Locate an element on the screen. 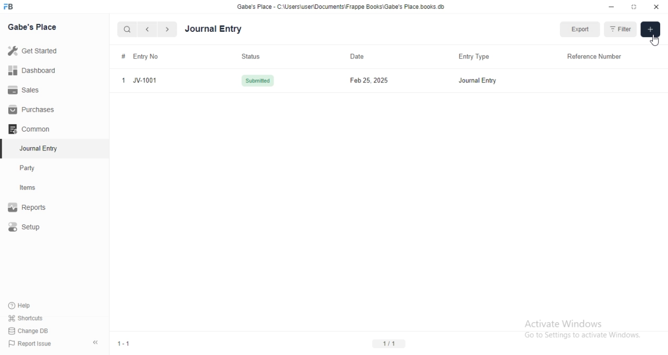 Image resolution: width=668 pixels, height=355 pixels. selected is located at coordinates (4, 149).